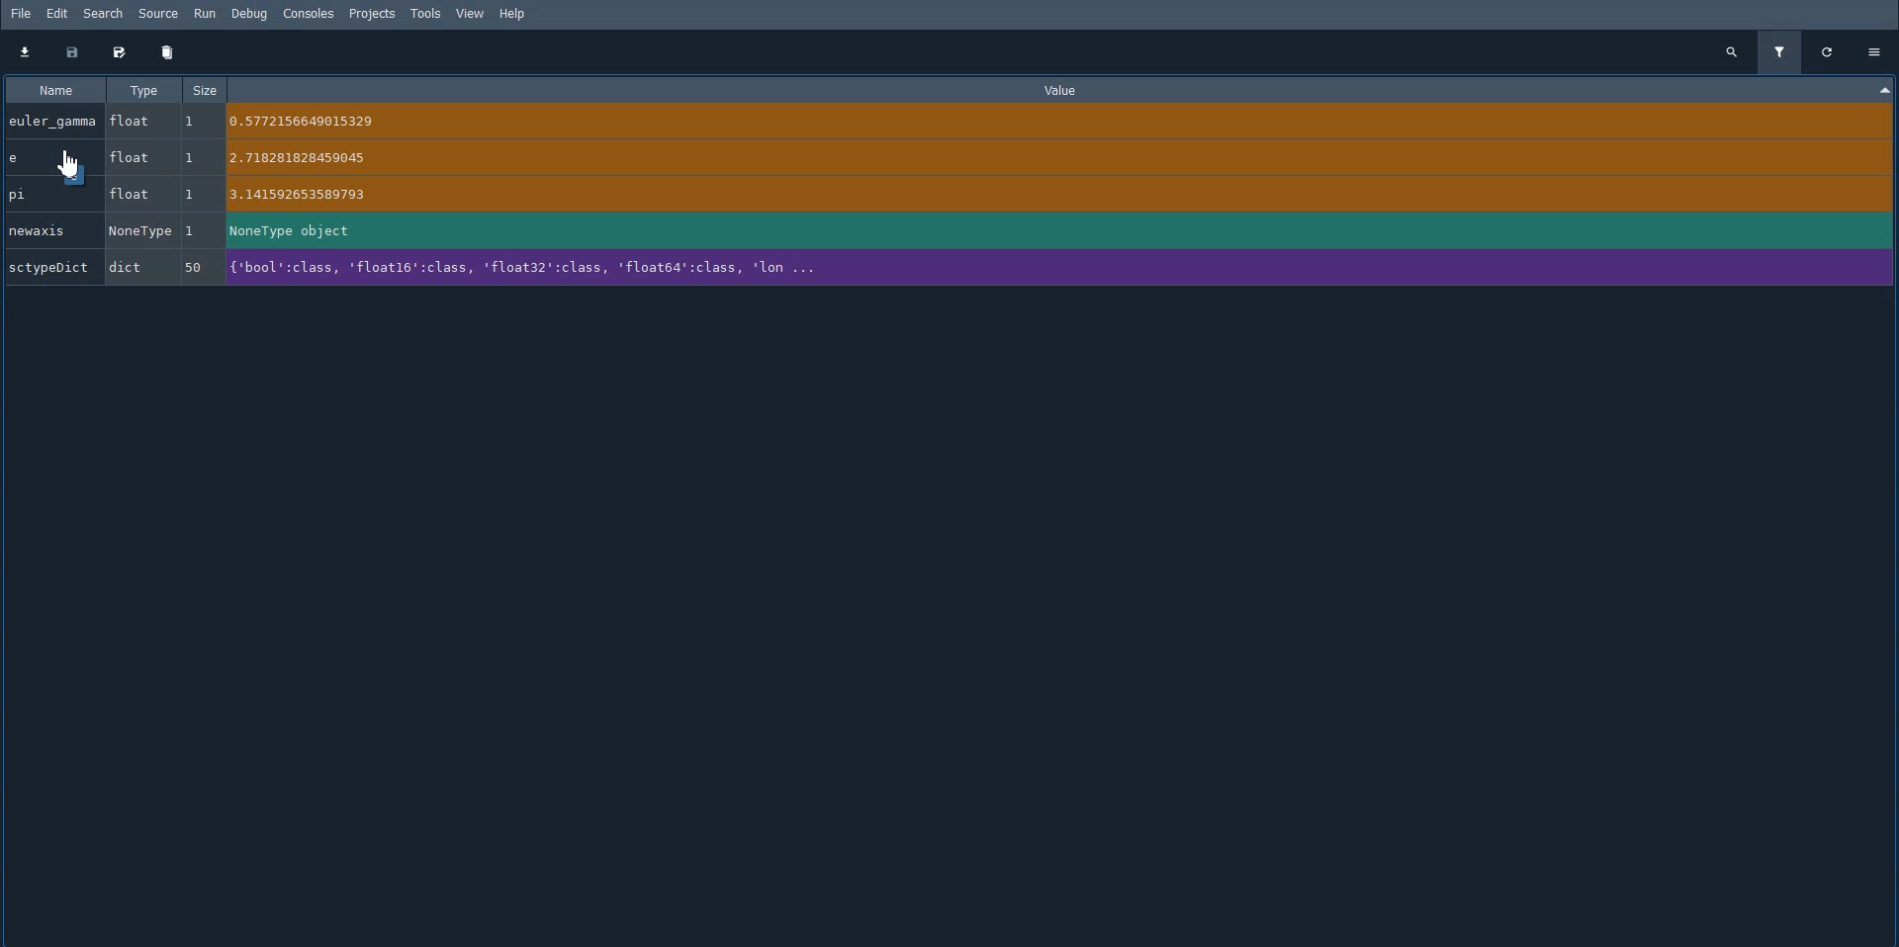  Describe the element at coordinates (371, 14) in the screenshot. I see `Projects` at that location.